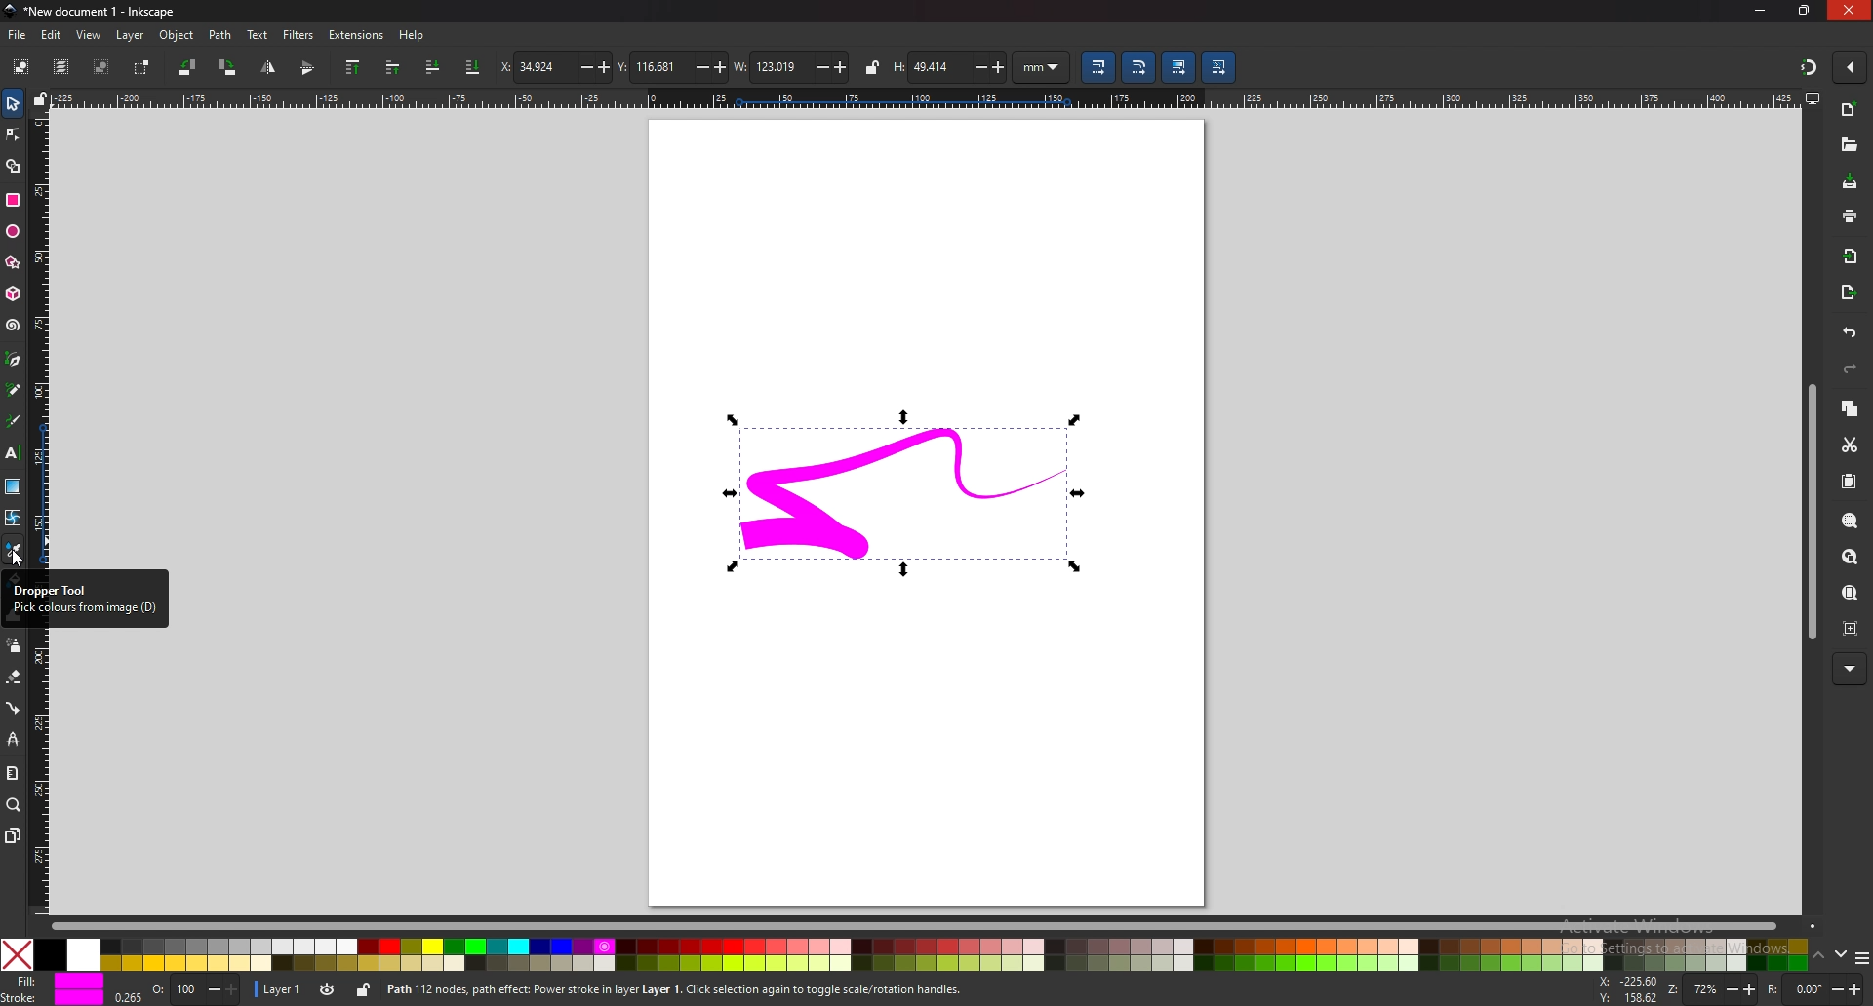 This screenshot has height=1006, width=1873. Describe the element at coordinates (14, 709) in the screenshot. I see `connector` at that location.